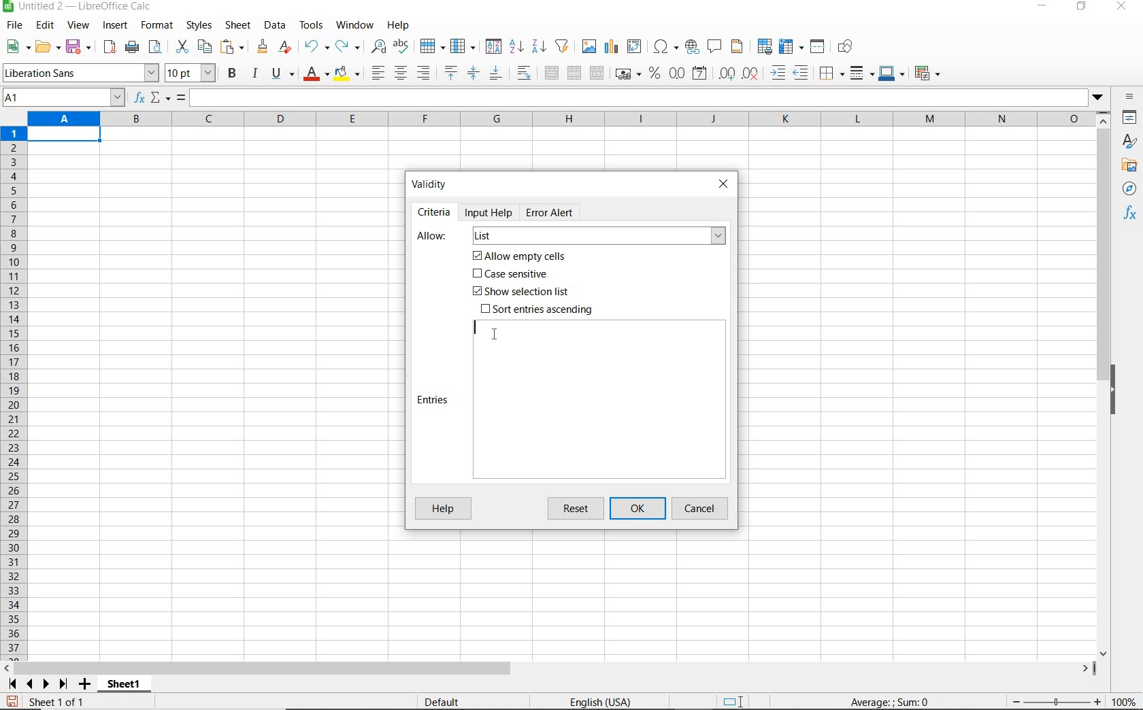  I want to click on Error Alert, so click(557, 212).